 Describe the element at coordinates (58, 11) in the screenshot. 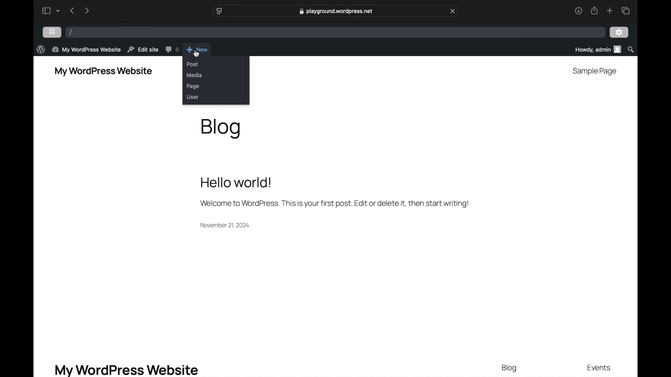

I see `drop-down` at that location.